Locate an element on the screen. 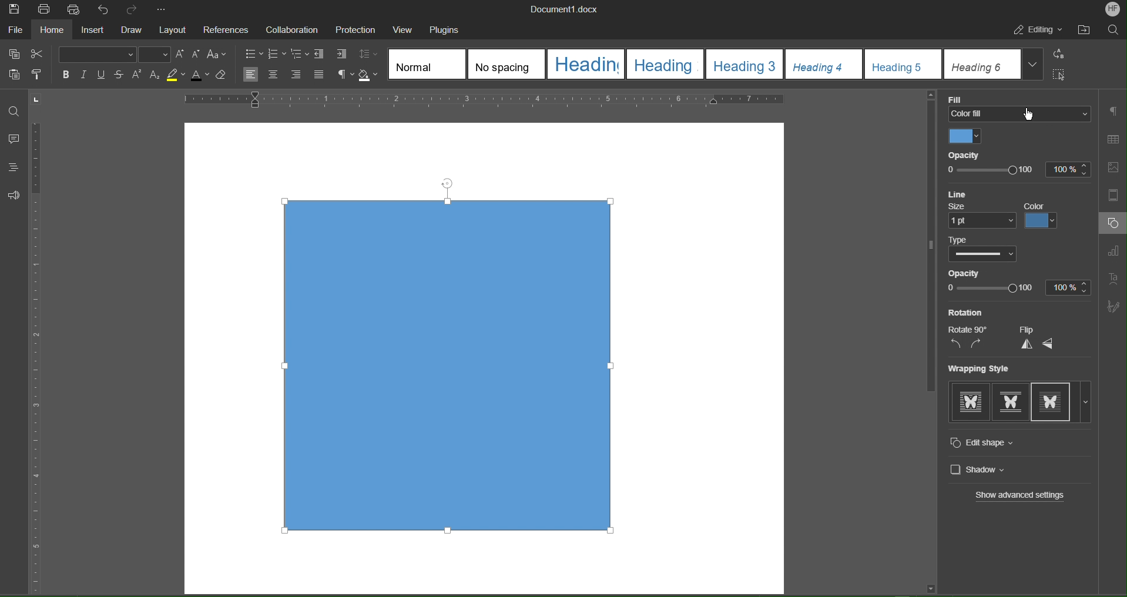 Image resolution: width=1127 pixels, height=597 pixels. Insert Image is located at coordinates (1116, 168).